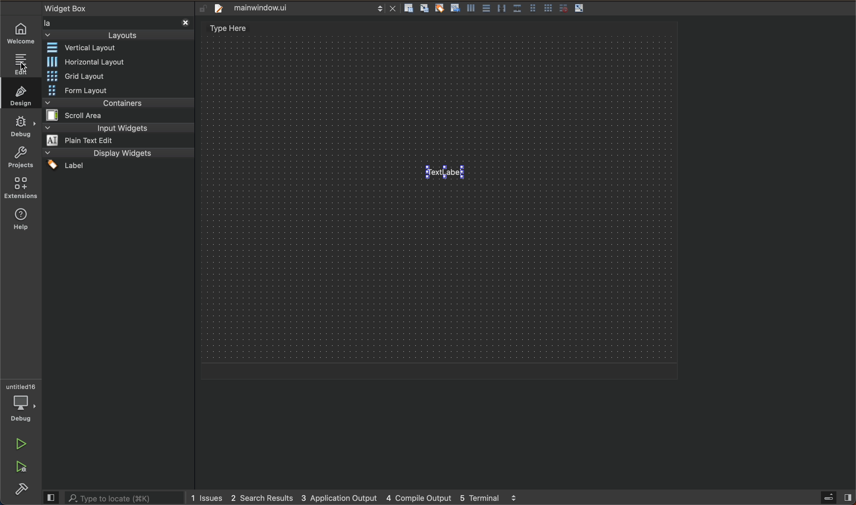  What do you see at coordinates (409, 6) in the screenshot?
I see `Edit widgets` at bounding box center [409, 6].